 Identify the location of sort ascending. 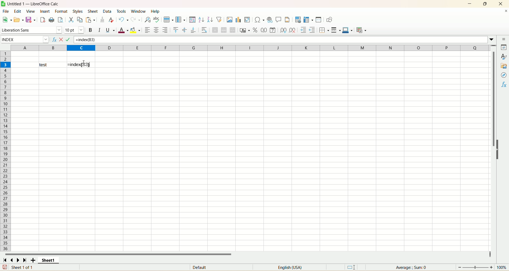
(201, 20).